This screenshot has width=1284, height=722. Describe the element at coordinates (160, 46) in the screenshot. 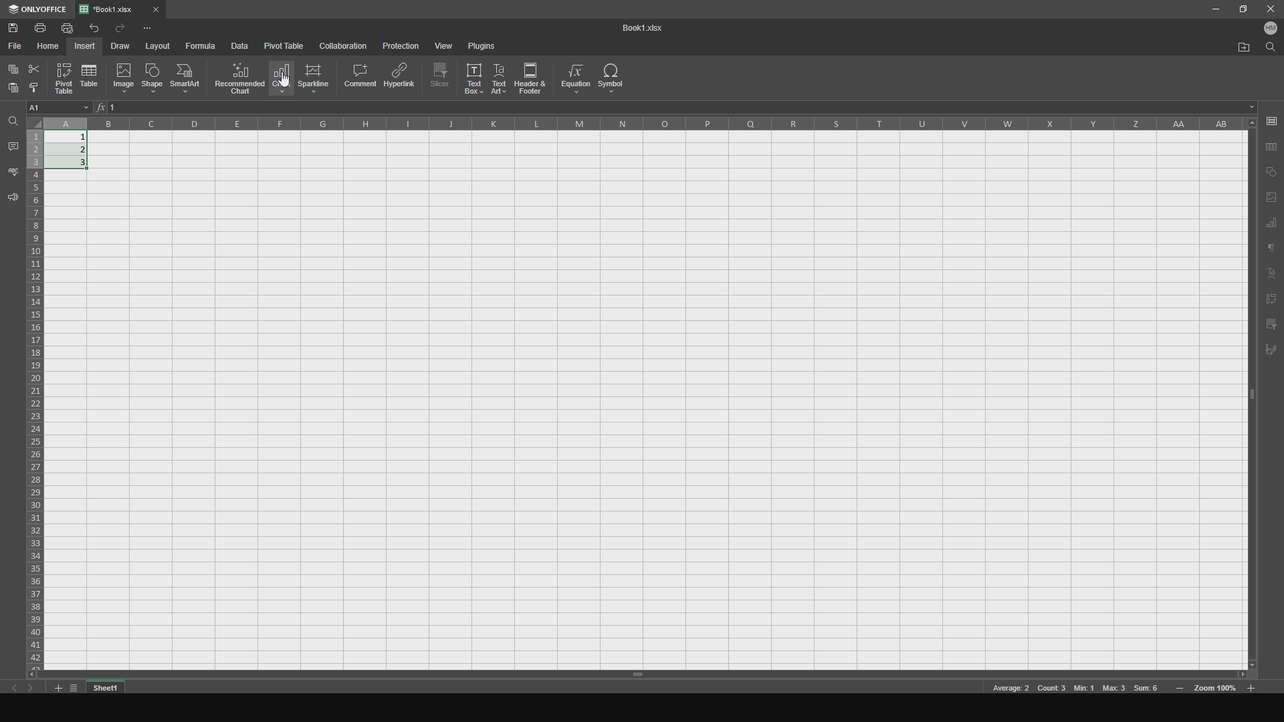

I see `layout` at that location.